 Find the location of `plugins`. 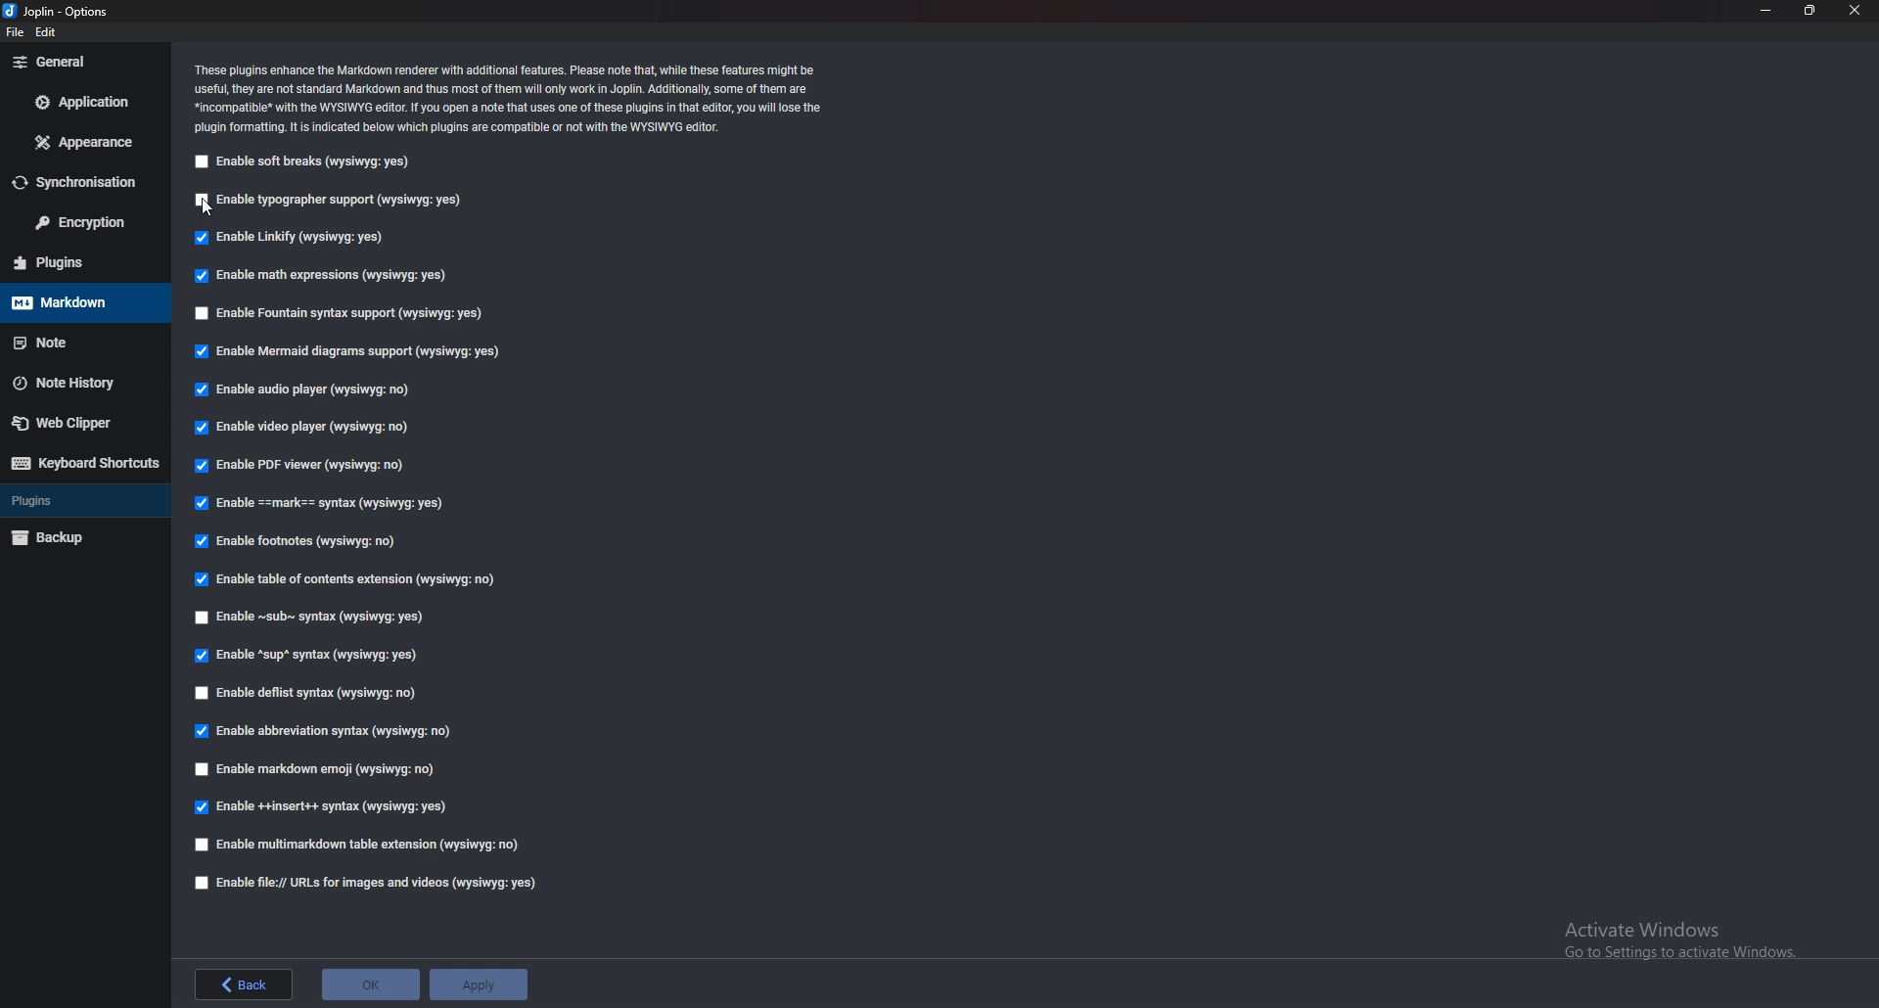

plugins is located at coordinates (83, 501).